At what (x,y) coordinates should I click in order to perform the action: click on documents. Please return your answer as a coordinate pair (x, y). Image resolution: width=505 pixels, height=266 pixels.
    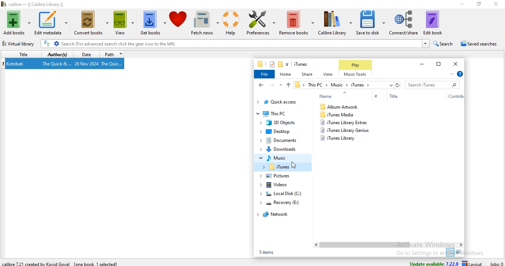
    Looking at the image, I should click on (281, 141).